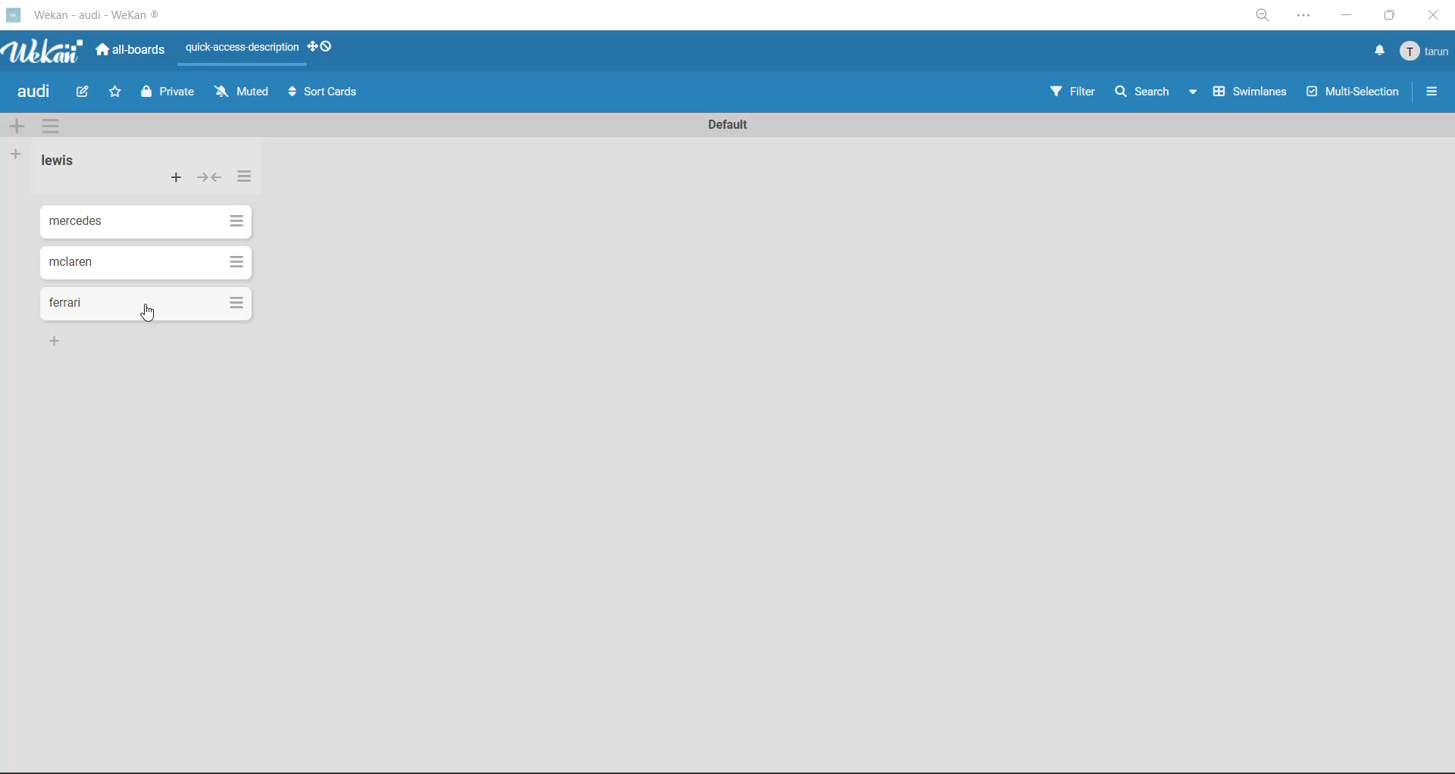 Image resolution: width=1455 pixels, height=774 pixels. Describe the element at coordinates (48, 124) in the screenshot. I see `swimlane actions` at that location.